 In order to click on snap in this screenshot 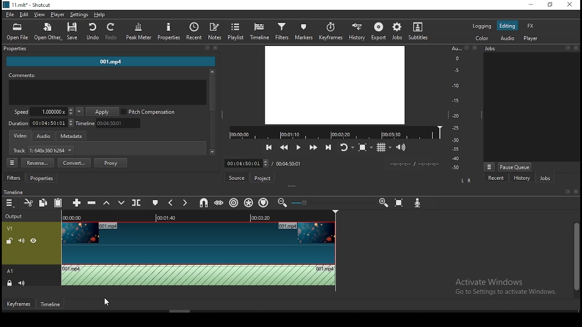, I will do `click(201, 203)`.